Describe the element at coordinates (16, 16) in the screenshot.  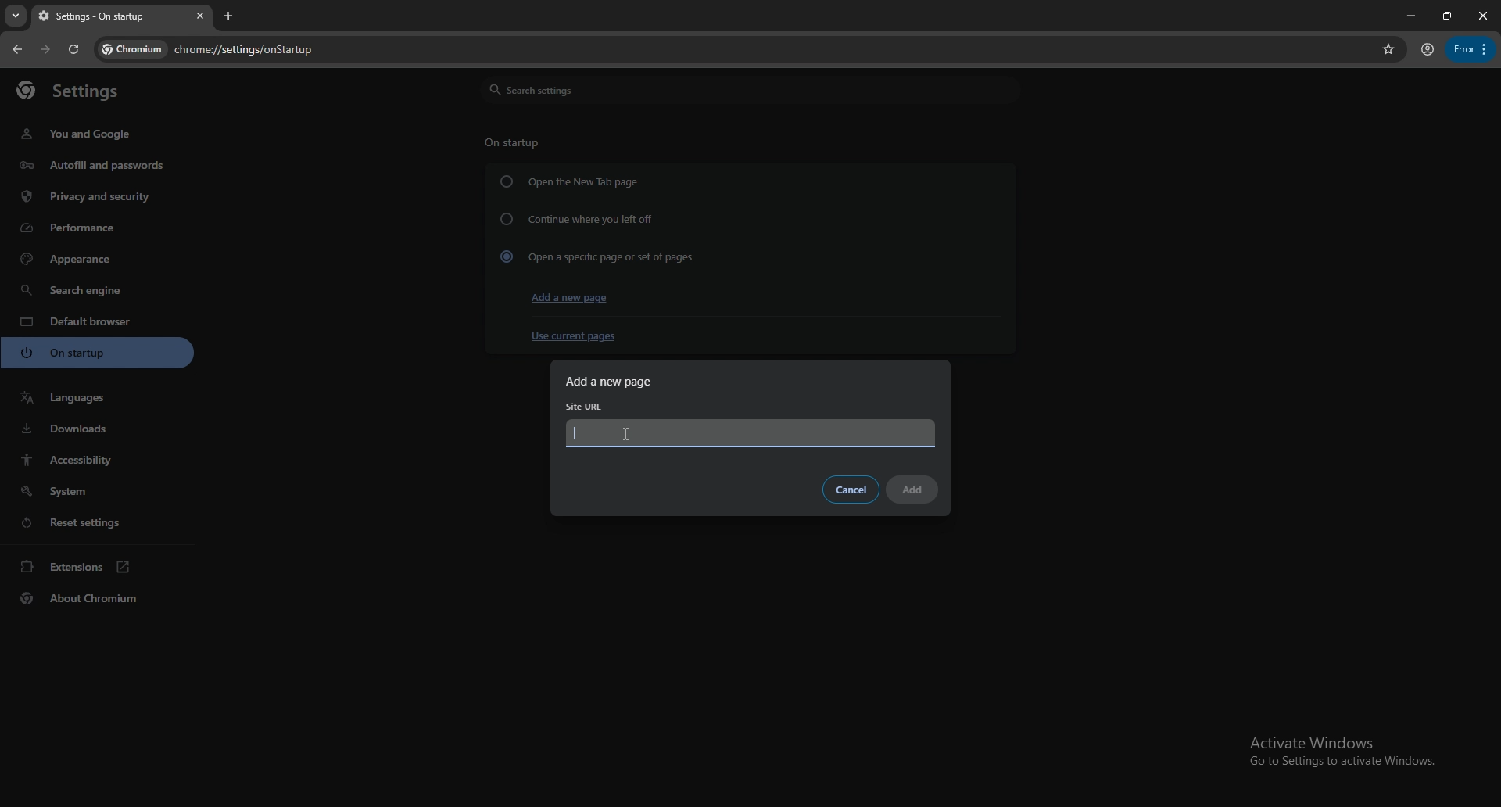
I see `search tabs` at that location.